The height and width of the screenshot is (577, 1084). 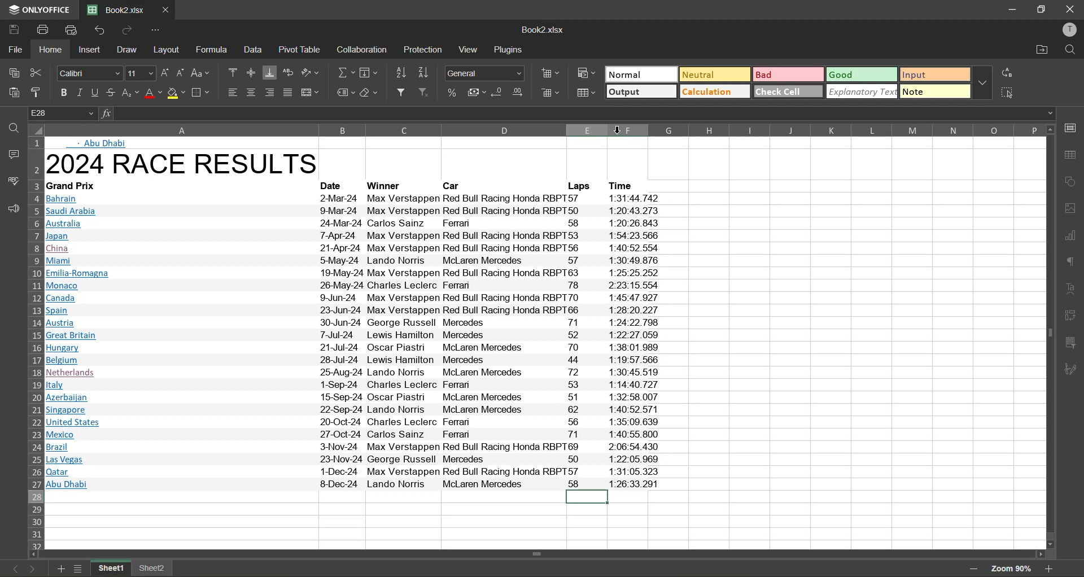 I want to click on explanatory text, so click(x=863, y=92).